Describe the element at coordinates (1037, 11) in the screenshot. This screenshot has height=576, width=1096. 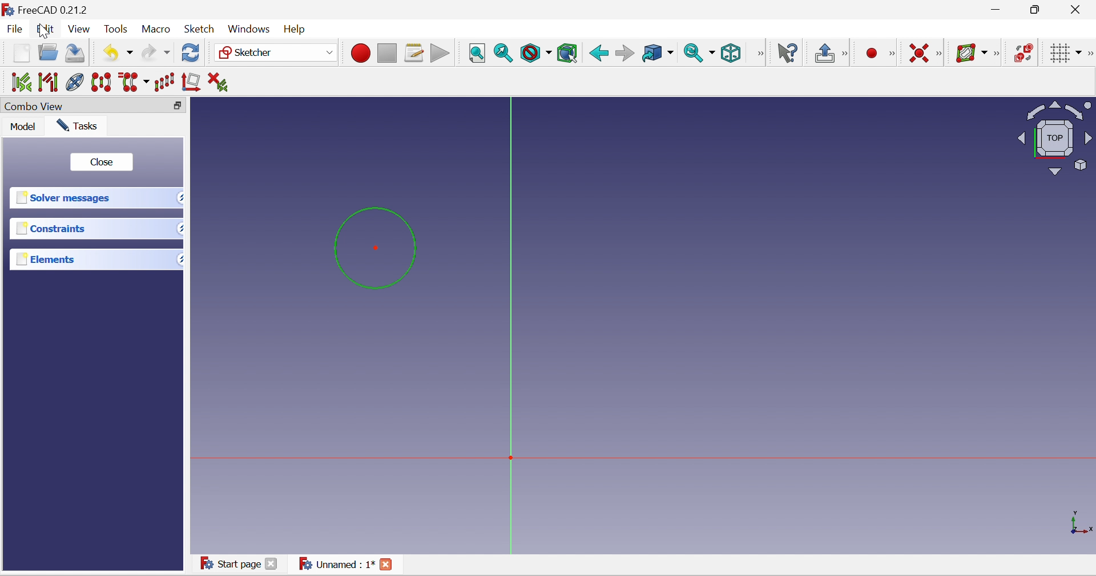
I see `Restore down` at that location.